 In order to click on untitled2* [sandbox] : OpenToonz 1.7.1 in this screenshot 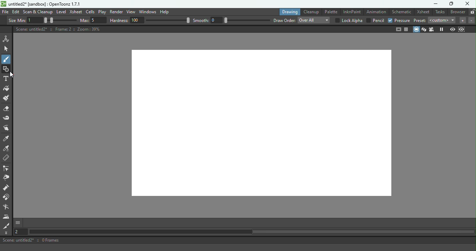, I will do `click(40, 3)`.